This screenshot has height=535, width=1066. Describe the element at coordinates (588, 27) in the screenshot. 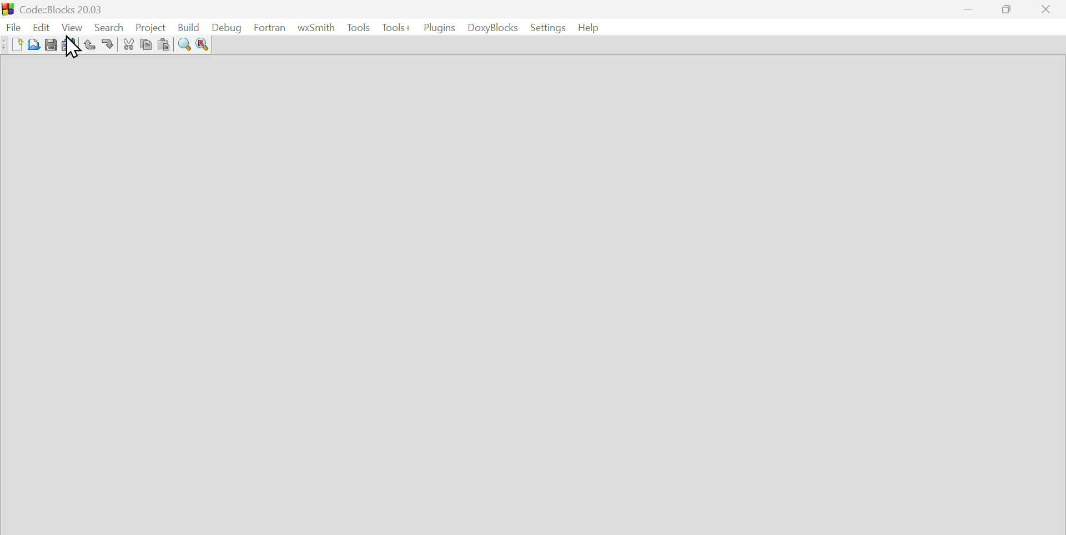

I see `Help` at that location.